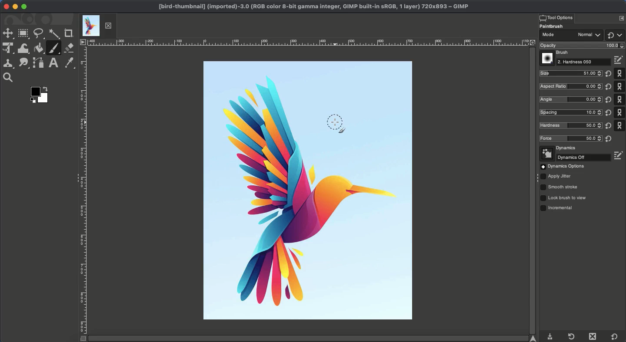 Image resolution: width=626 pixels, height=342 pixels. Describe the element at coordinates (550, 337) in the screenshot. I see `Download` at that location.